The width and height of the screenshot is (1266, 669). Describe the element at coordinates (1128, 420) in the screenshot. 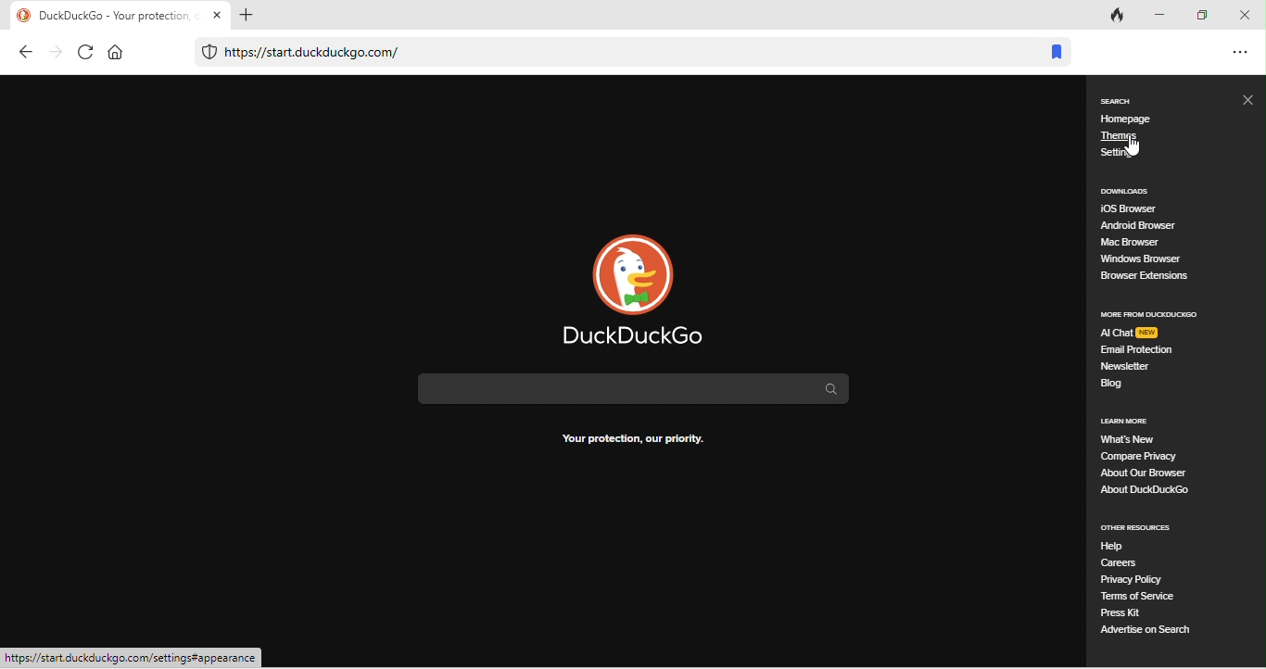

I see `learn more` at that location.